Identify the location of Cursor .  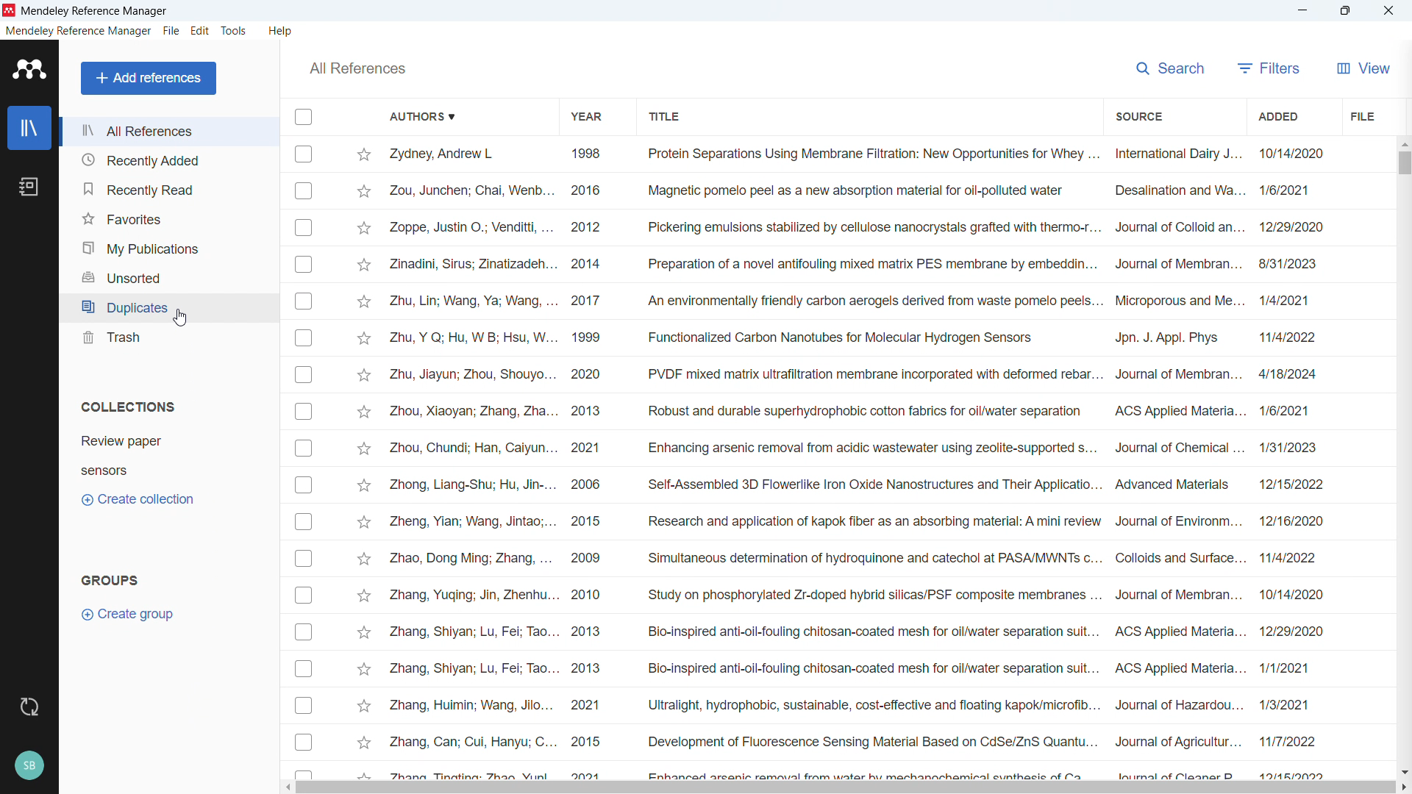
(181, 318).